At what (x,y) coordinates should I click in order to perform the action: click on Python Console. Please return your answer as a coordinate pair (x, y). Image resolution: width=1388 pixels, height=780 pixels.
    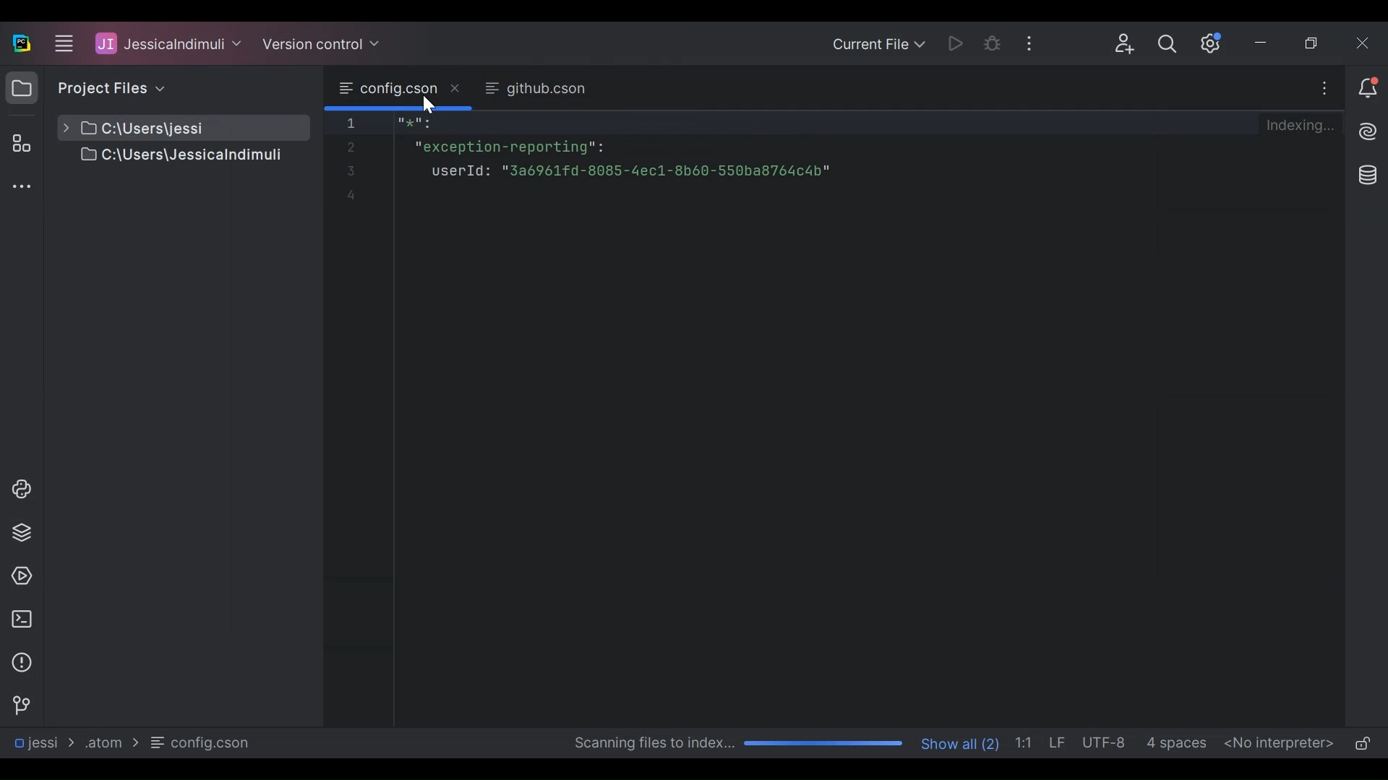
    Looking at the image, I should click on (21, 489).